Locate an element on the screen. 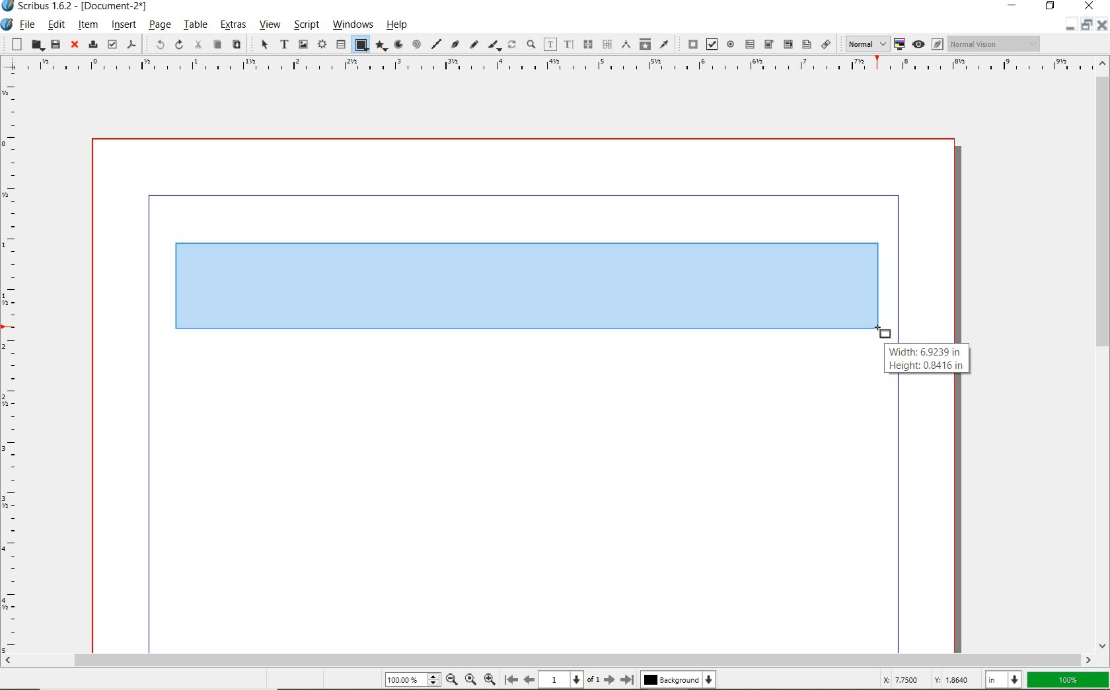 The image size is (1110, 690). zoom out is located at coordinates (490, 678).